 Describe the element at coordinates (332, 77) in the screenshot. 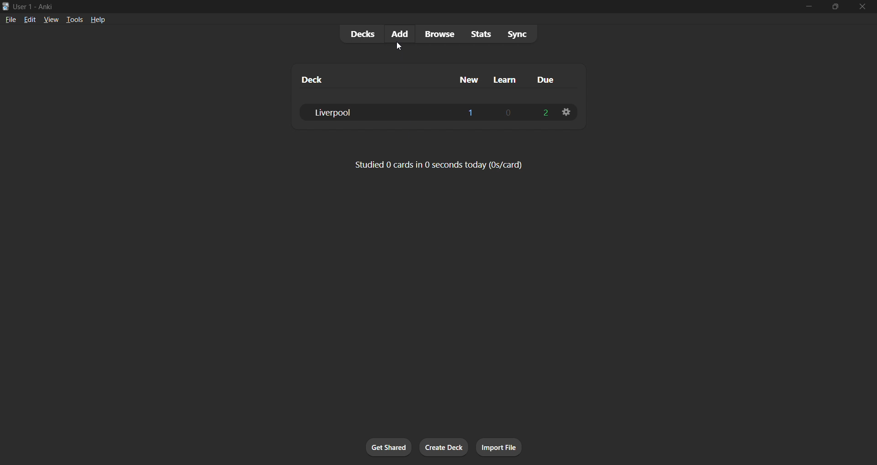

I see `deck` at that location.